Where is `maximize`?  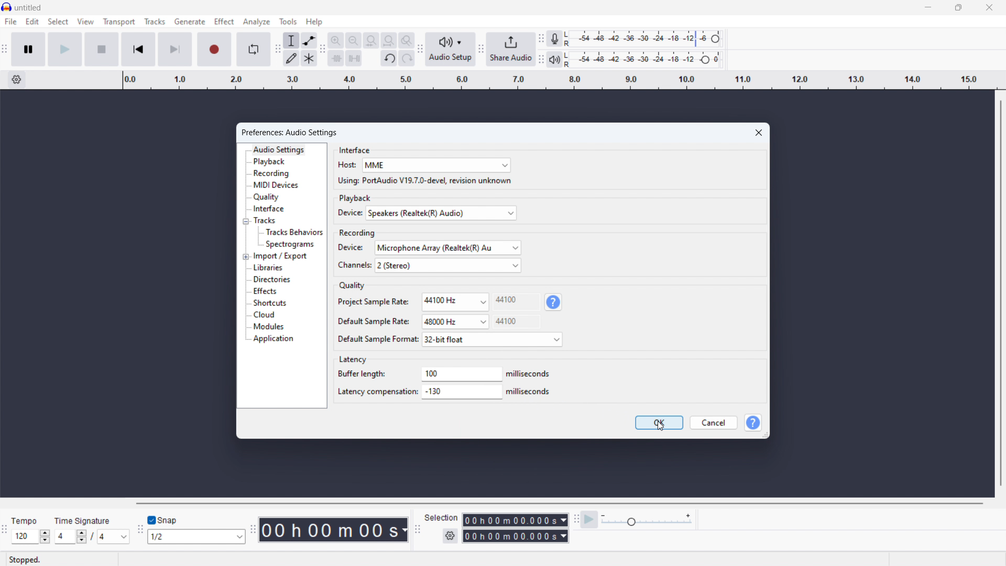
maximize is located at coordinates (958, 8).